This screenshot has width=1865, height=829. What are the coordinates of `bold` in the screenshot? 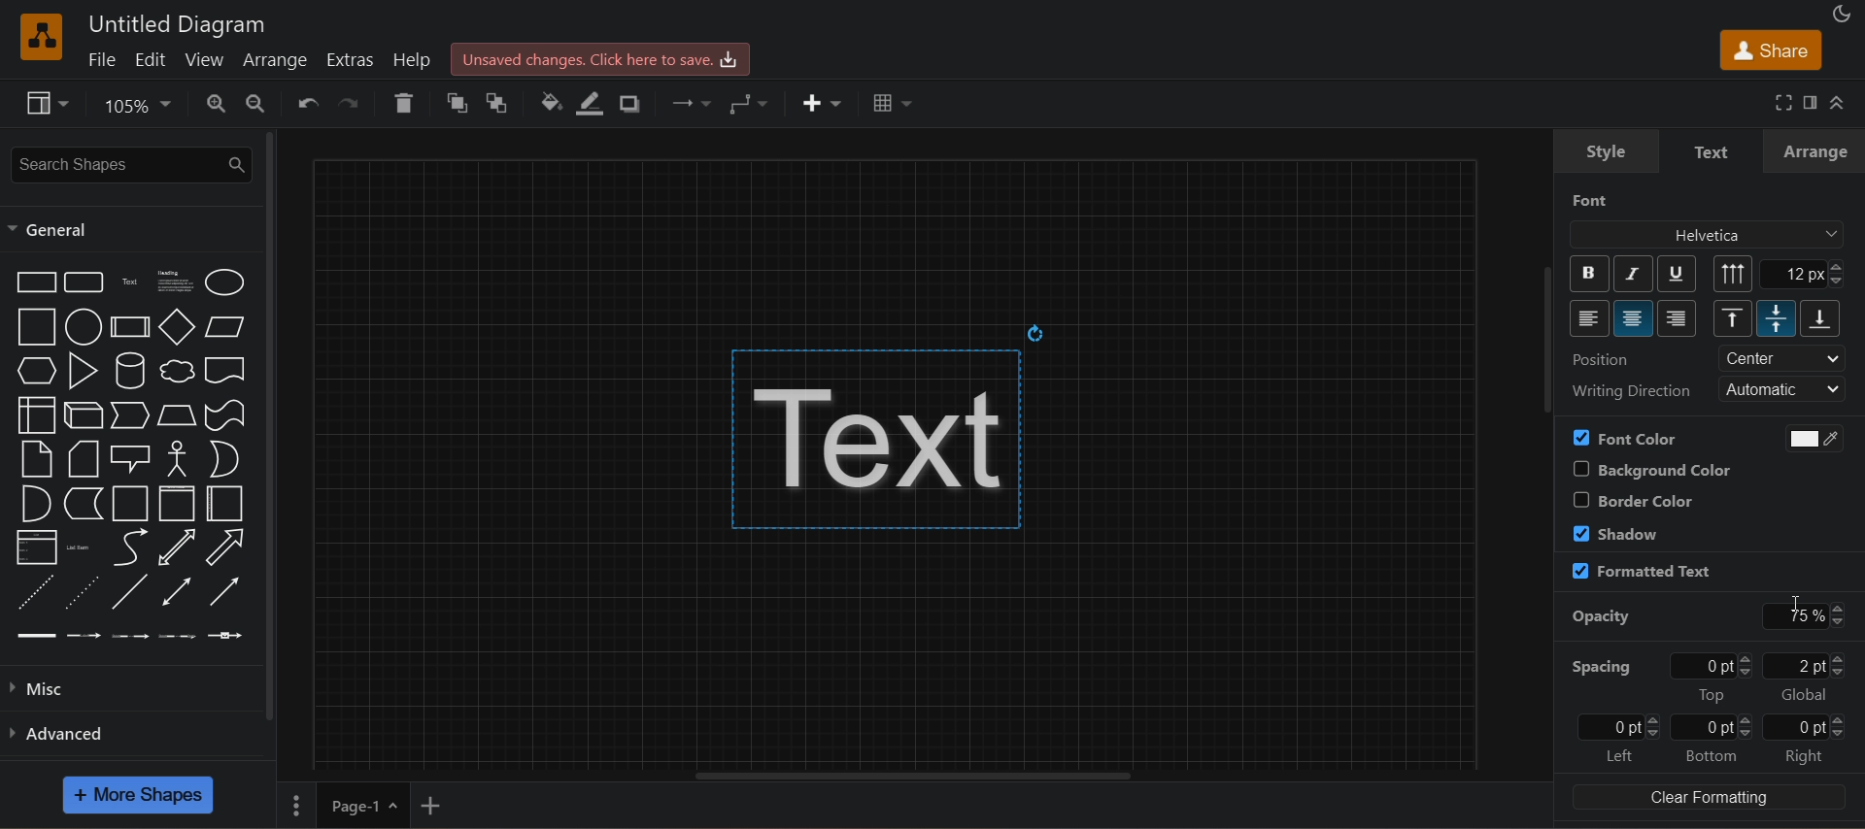 It's located at (1590, 274).